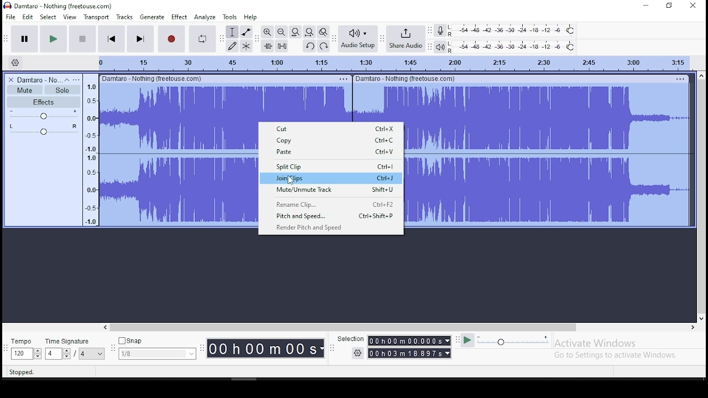 The width and height of the screenshot is (708, 398). Describe the element at coordinates (296, 31) in the screenshot. I see `fit project to width` at that location.